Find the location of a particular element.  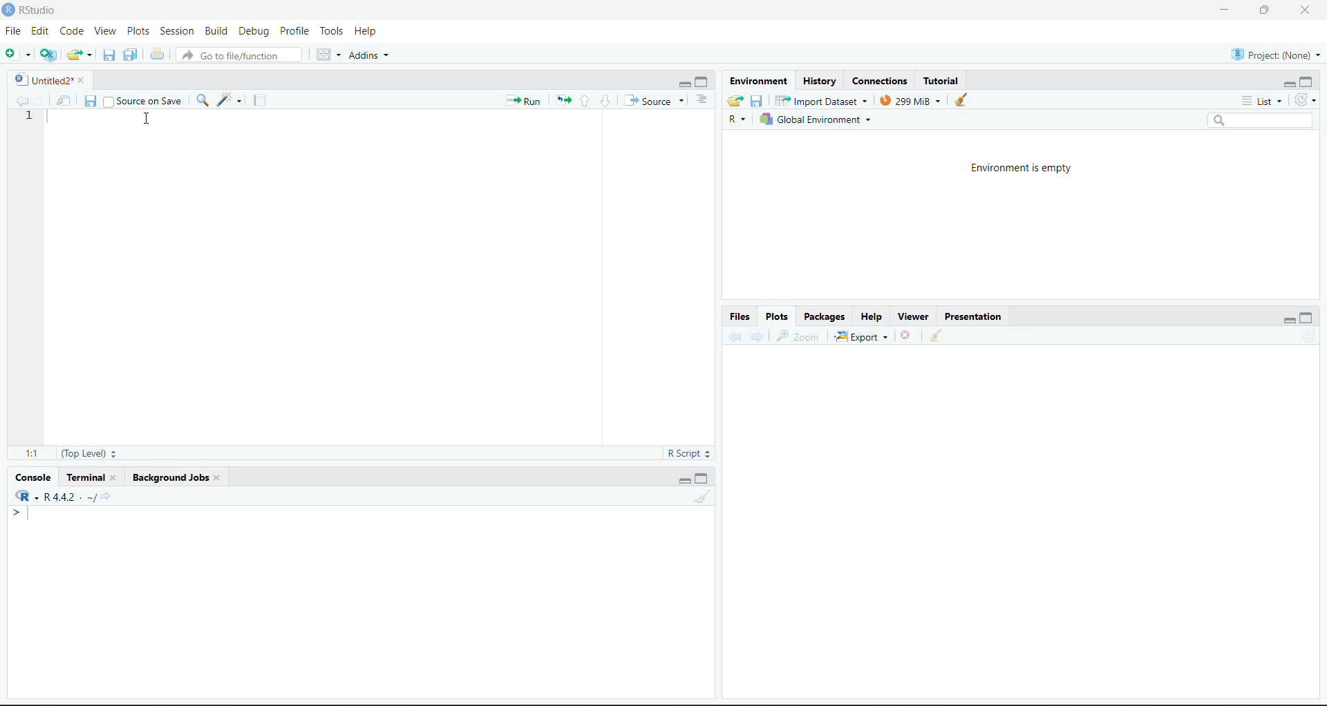

open an existing file is located at coordinates (78, 54).